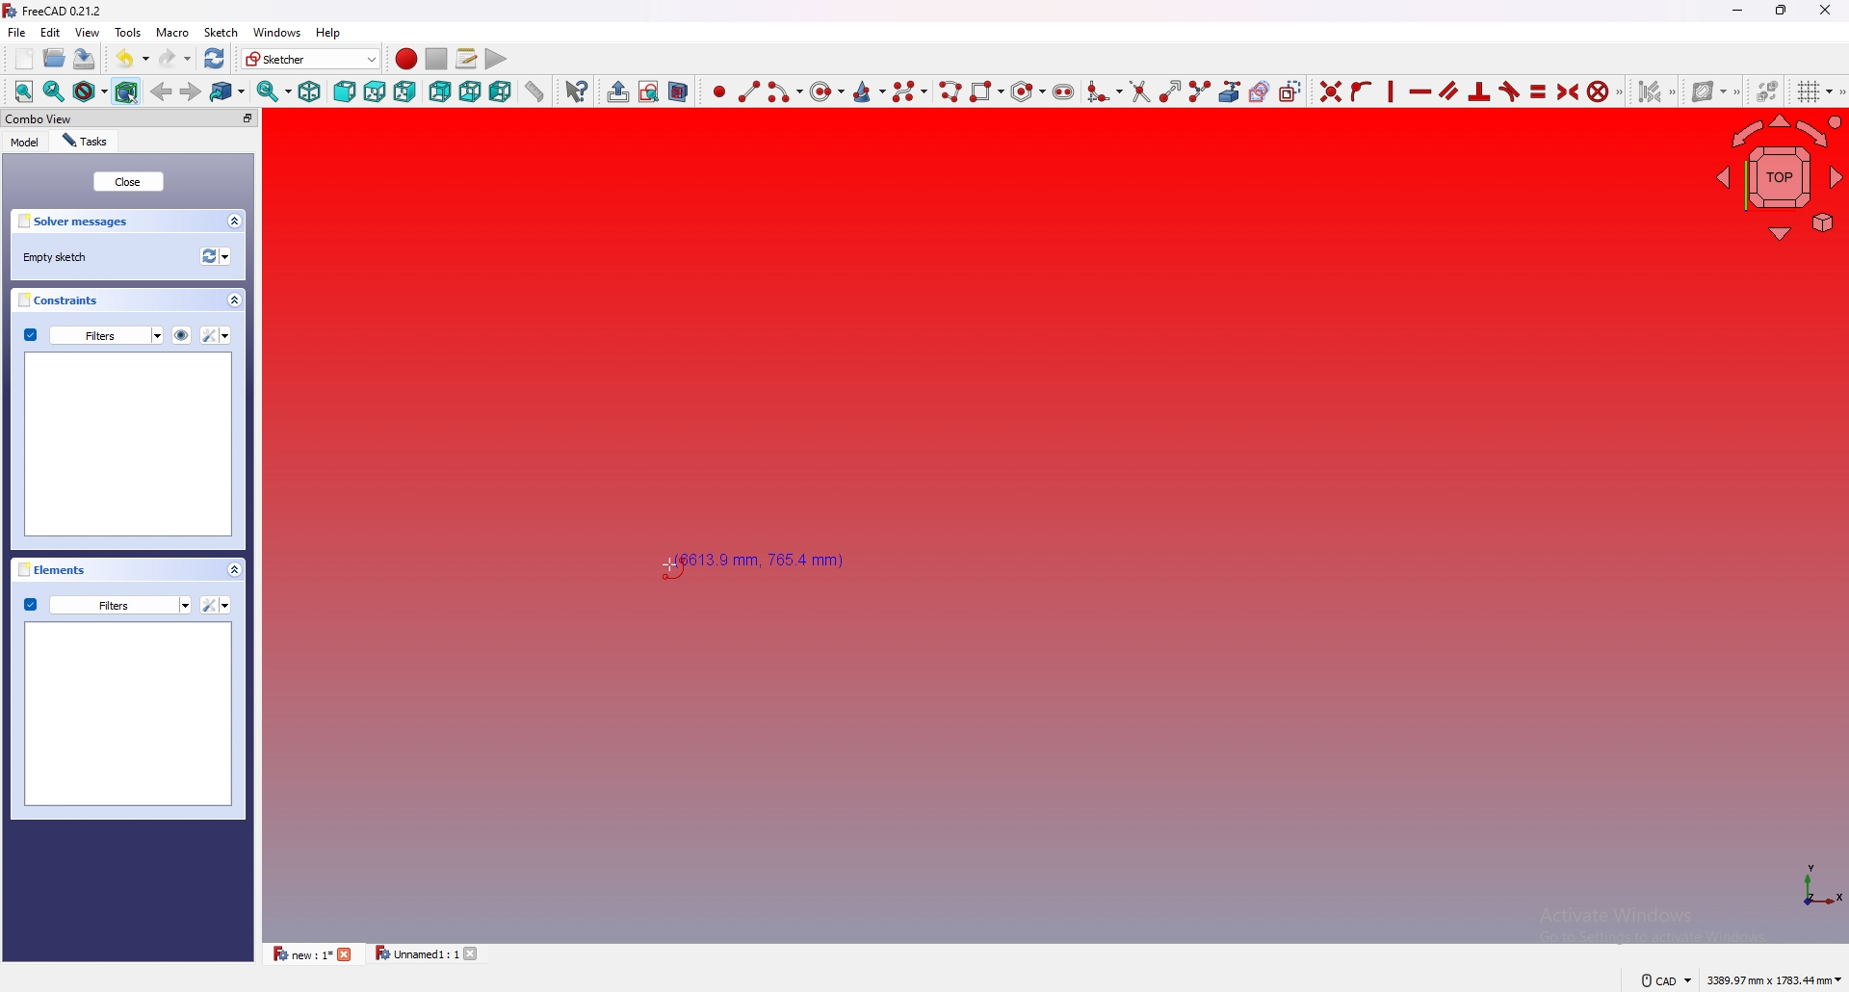  I want to click on view, so click(88, 31).